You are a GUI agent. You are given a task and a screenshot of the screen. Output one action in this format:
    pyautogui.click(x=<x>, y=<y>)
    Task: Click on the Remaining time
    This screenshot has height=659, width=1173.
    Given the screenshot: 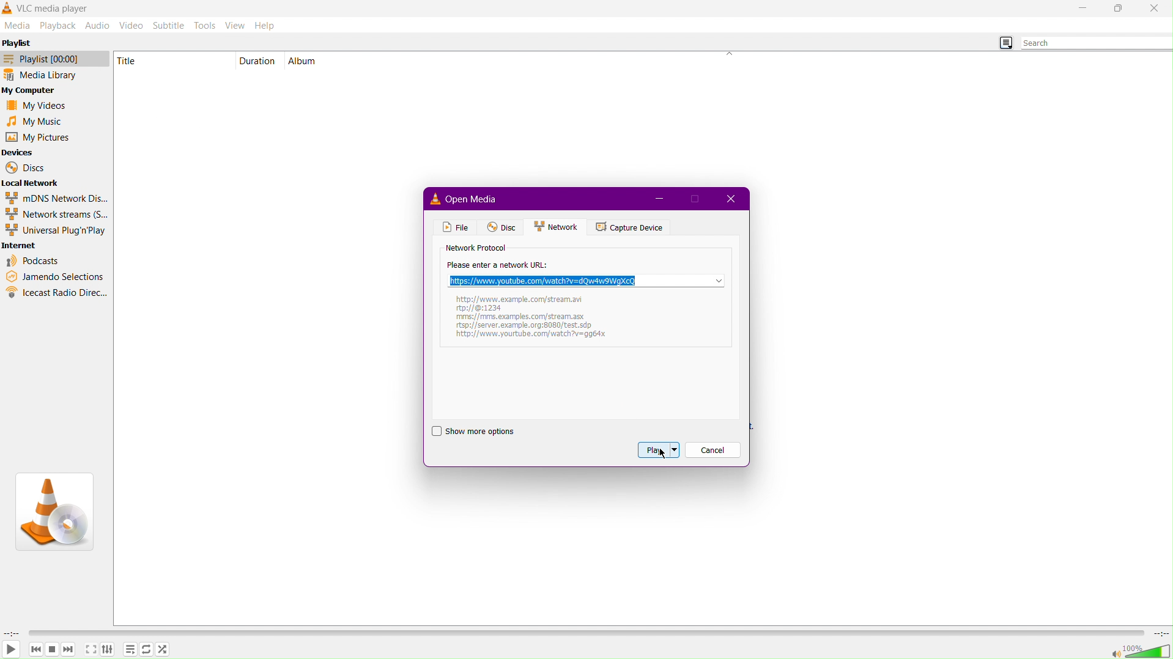 What is the action you would take?
    pyautogui.click(x=1160, y=633)
    